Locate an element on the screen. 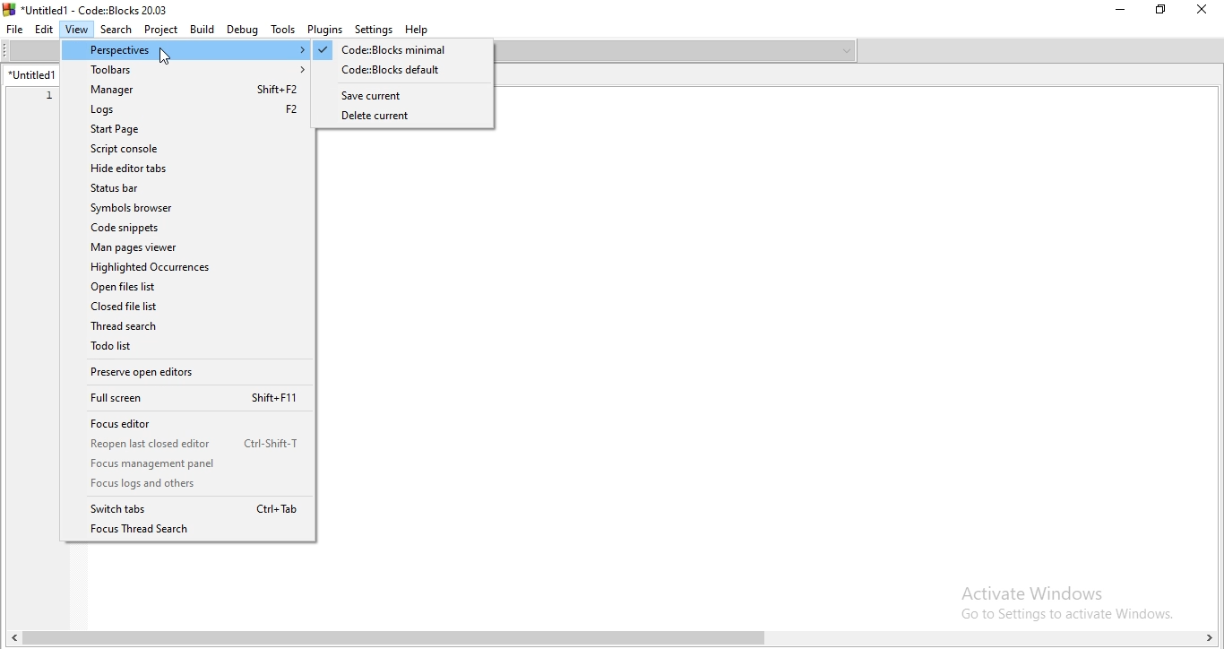 The height and width of the screenshot is (649, 1224). Manager is located at coordinates (187, 90).